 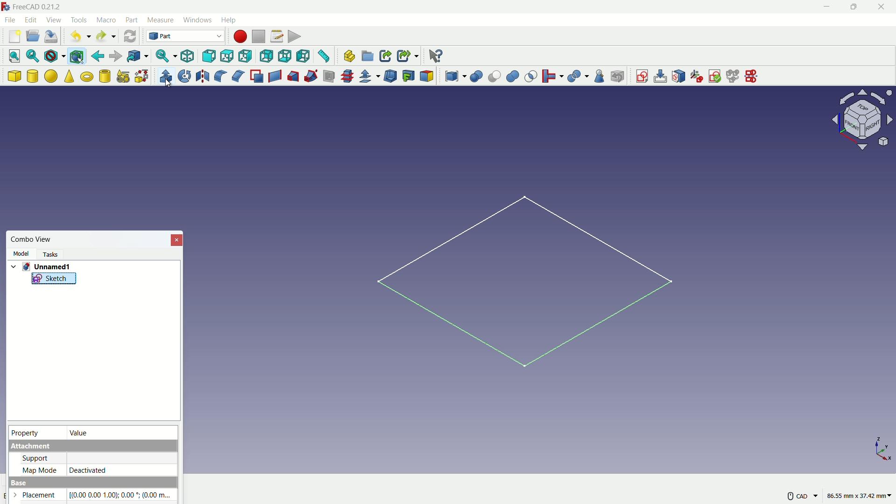 I want to click on property, so click(x=26, y=432).